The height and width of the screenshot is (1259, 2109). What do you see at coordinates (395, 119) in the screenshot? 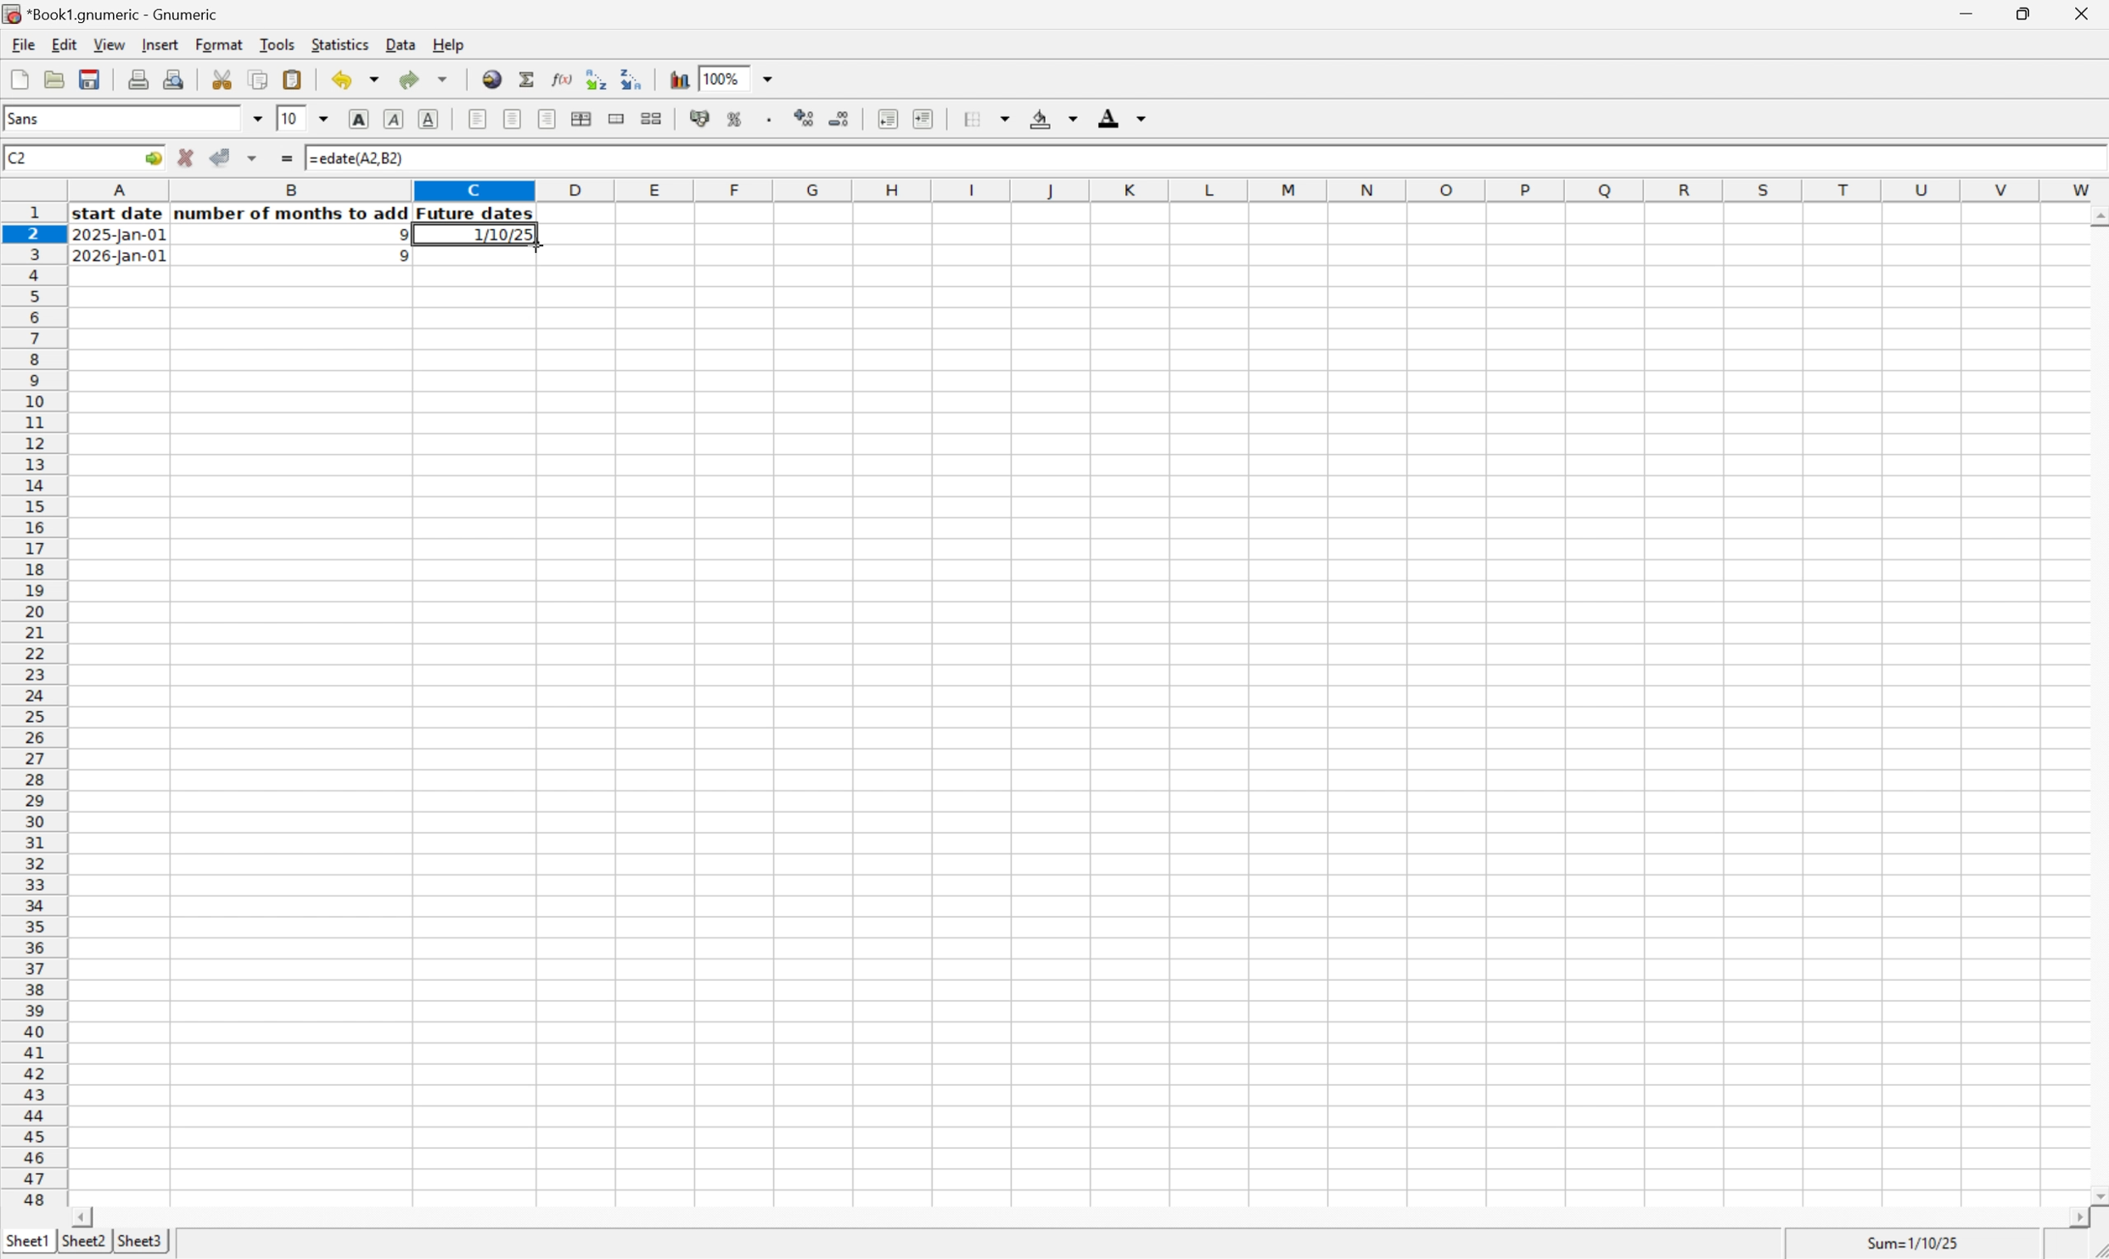
I see `Italic` at bounding box center [395, 119].